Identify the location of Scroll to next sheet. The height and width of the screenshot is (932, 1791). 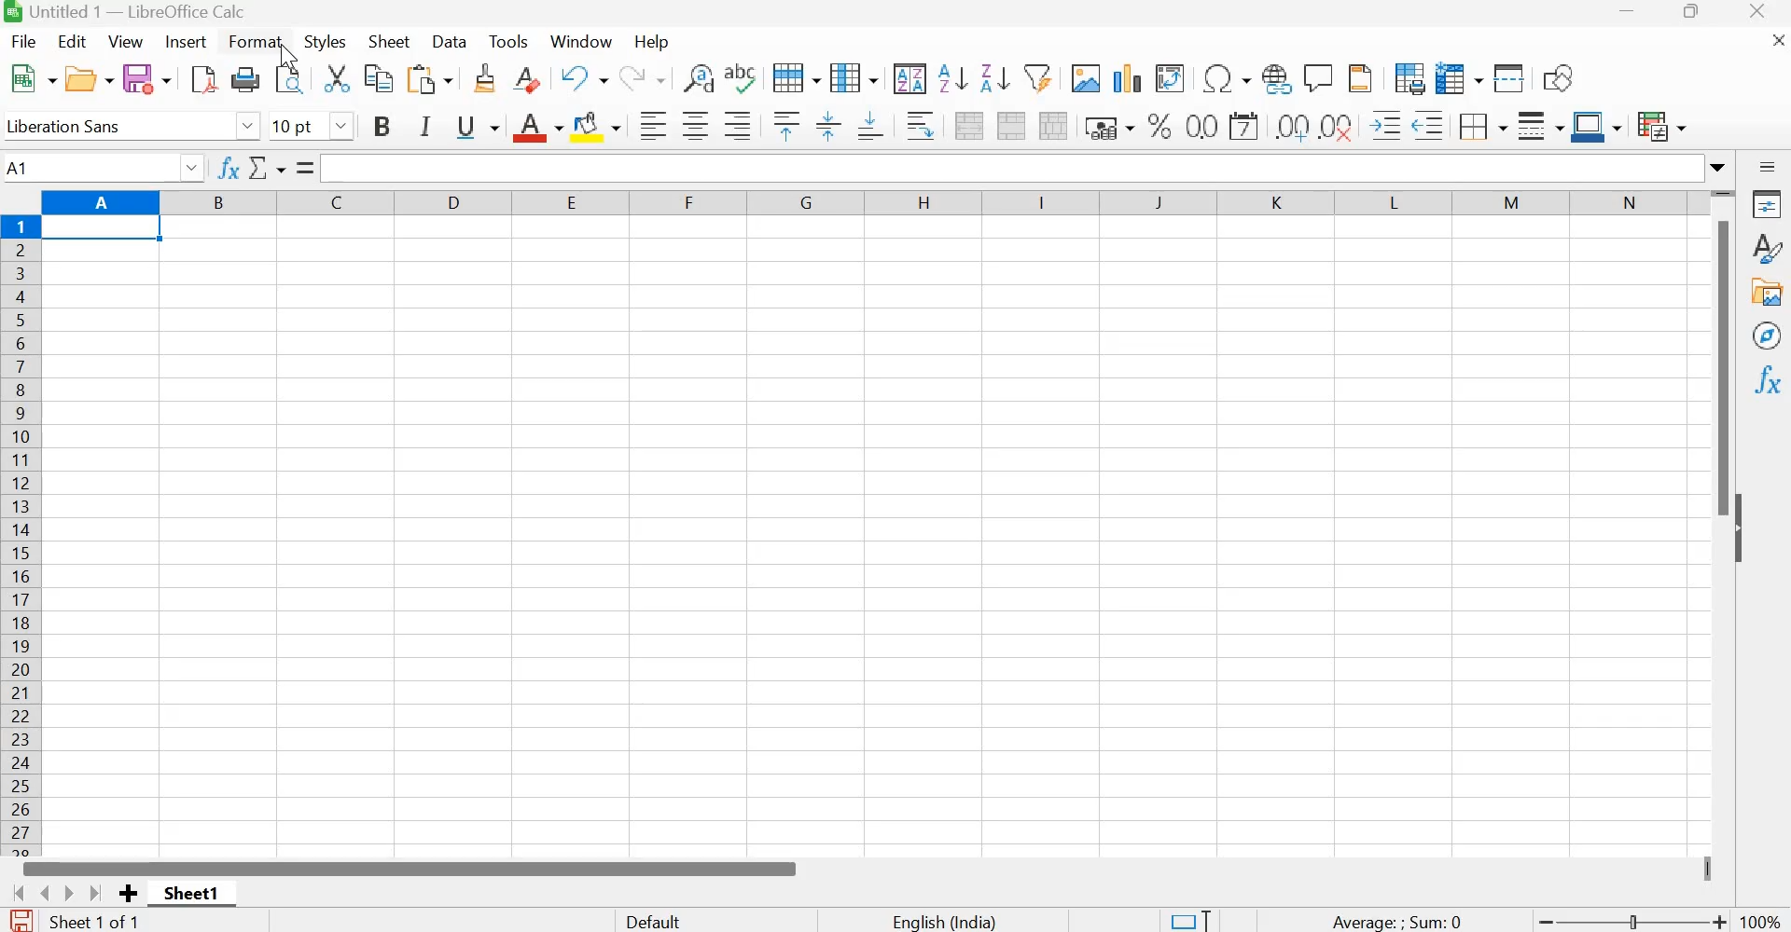
(71, 893).